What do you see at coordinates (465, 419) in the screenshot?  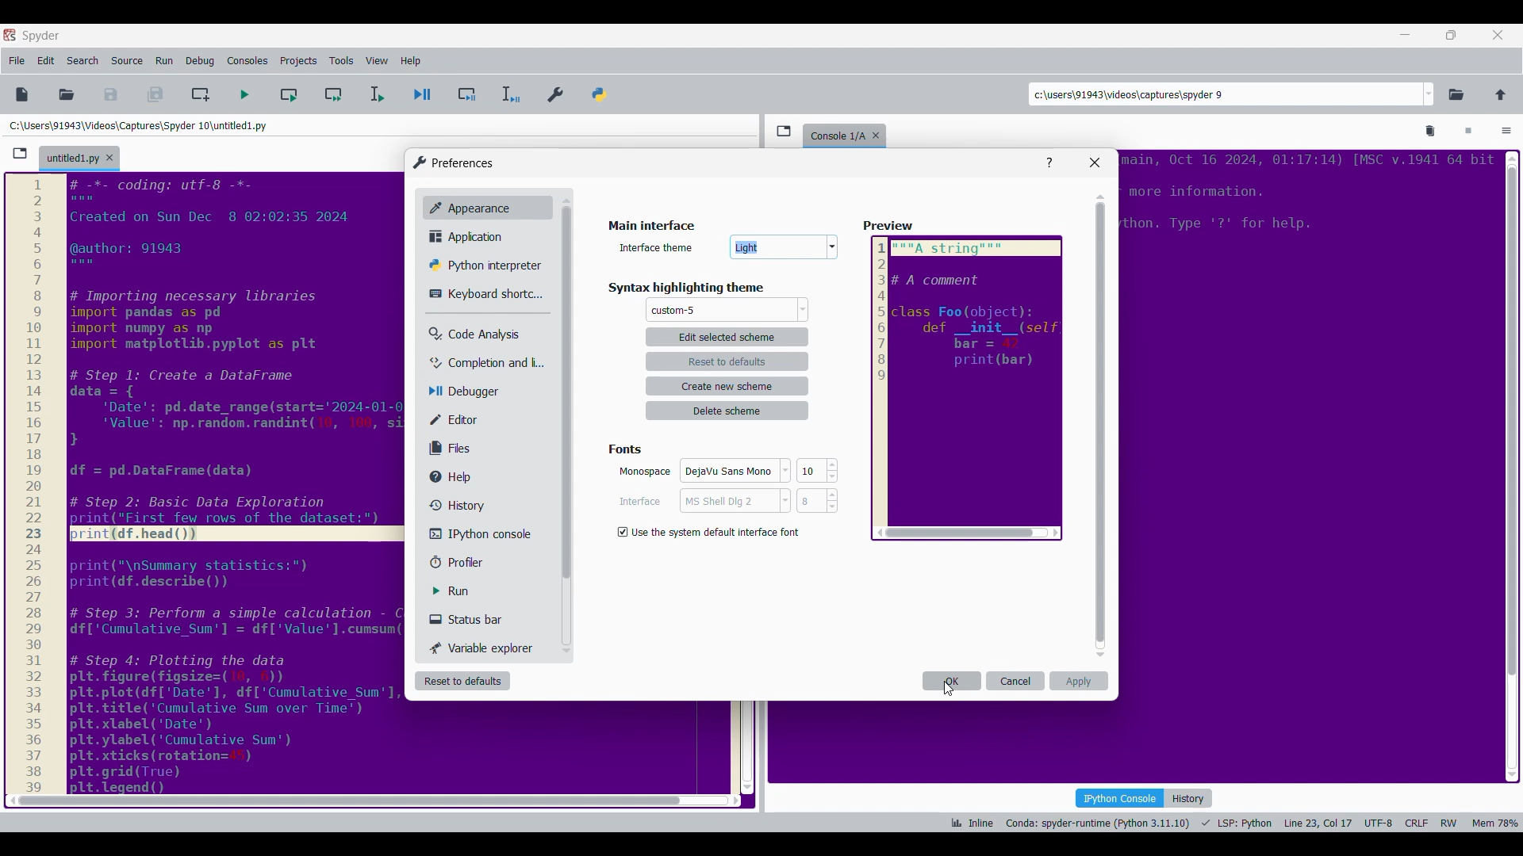 I see `Editor` at bounding box center [465, 419].